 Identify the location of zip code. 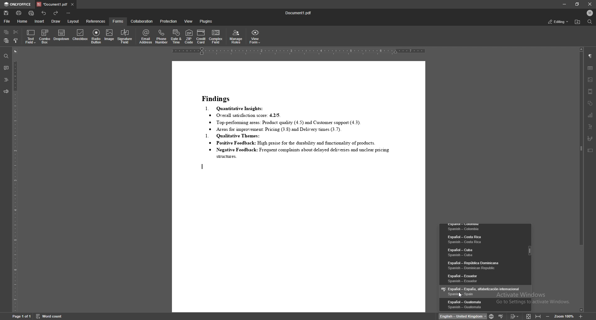
(189, 36).